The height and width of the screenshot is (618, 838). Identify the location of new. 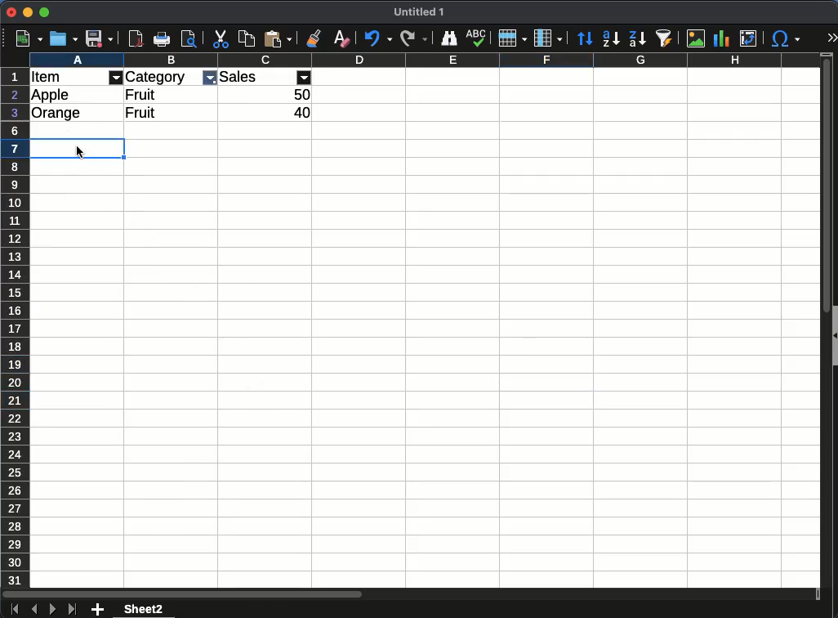
(29, 38).